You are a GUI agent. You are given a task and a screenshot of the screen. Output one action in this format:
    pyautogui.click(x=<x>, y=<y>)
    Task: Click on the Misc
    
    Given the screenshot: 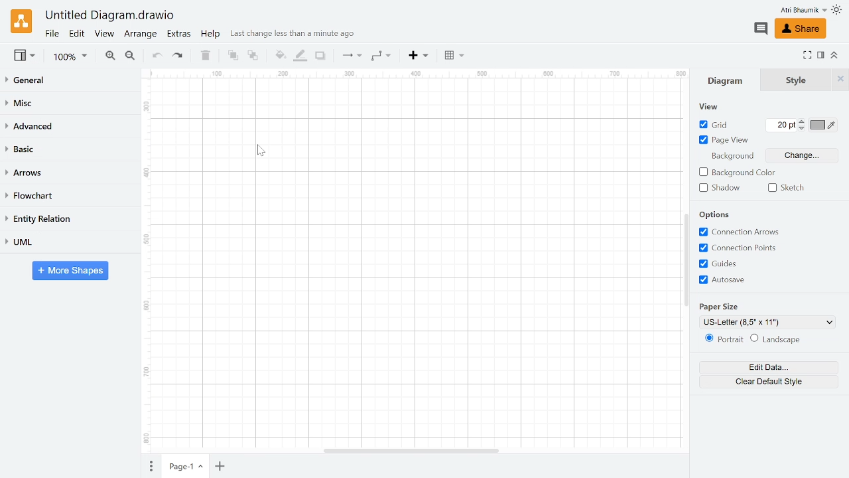 What is the action you would take?
    pyautogui.click(x=68, y=101)
    